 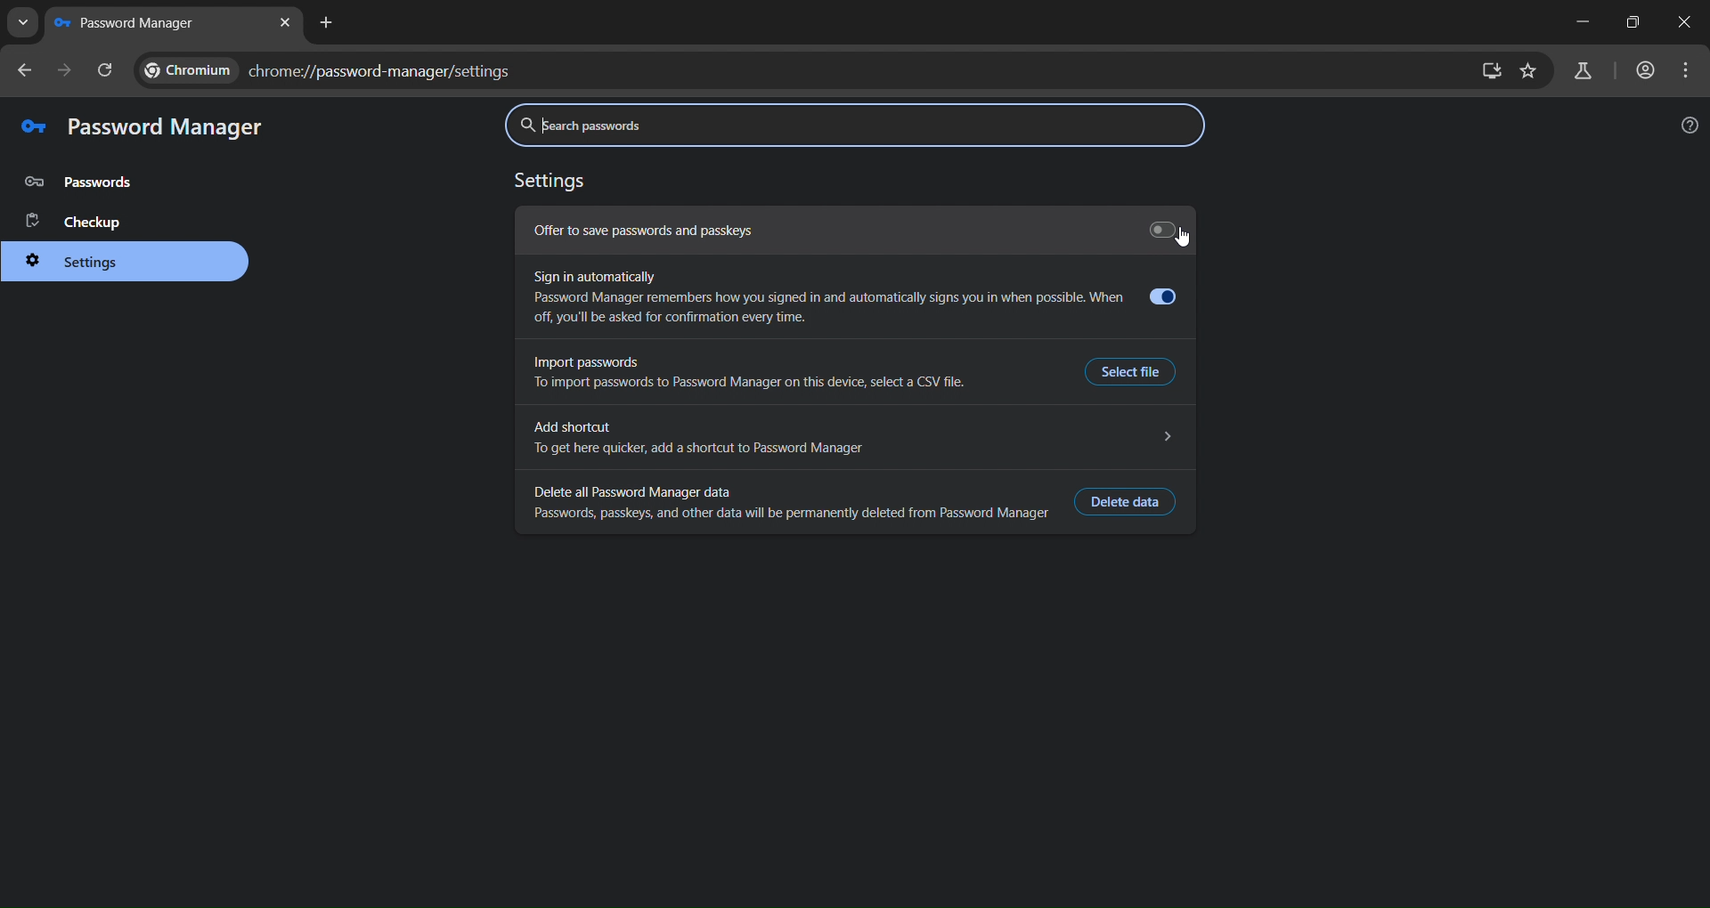 I want to click on help, so click(x=1687, y=127).